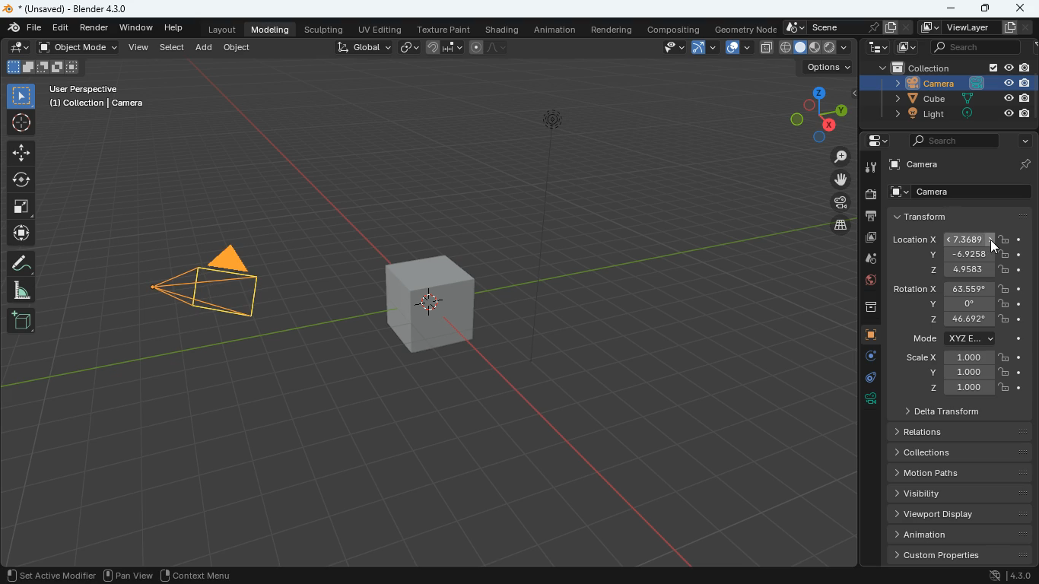 The width and height of the screenshot is (1039, 584). What do you see at coordinates (966, 373) in the screenshot?
I see `y` at bounding box center [966, 373].